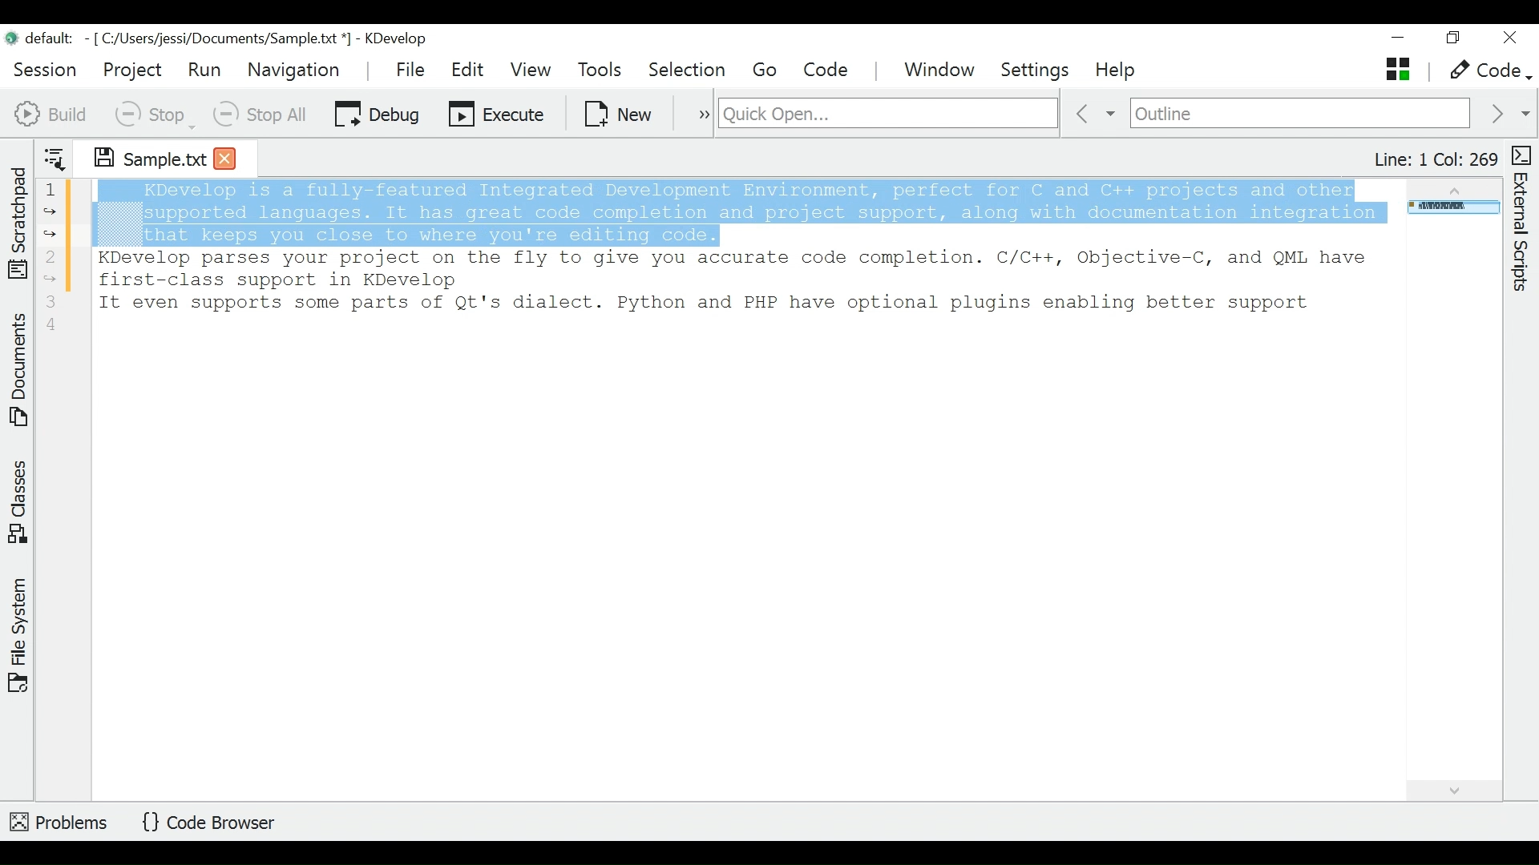 This screenshot has height=865, width=1539. I want to click on Help, so click(1117, 71).